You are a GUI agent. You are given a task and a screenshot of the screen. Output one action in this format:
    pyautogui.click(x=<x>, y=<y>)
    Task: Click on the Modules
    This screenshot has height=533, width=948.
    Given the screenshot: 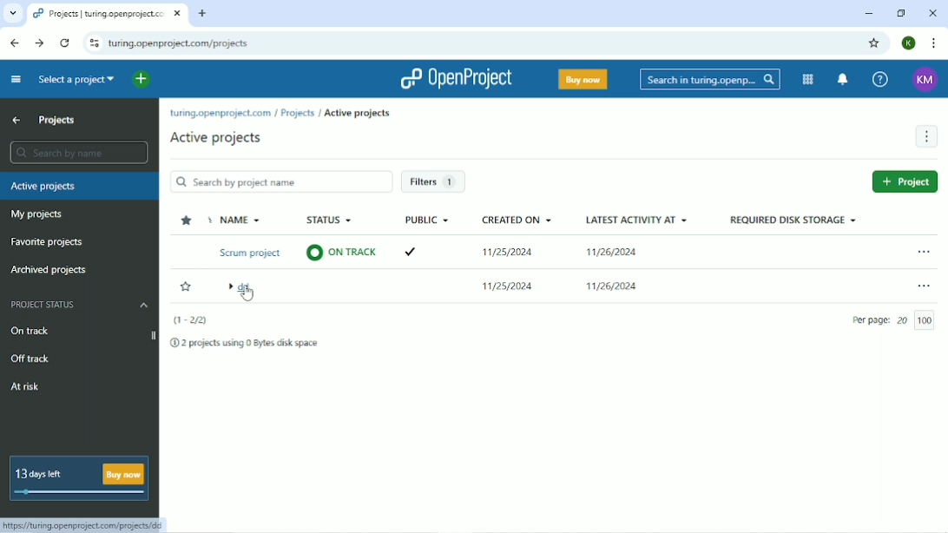 What is the action you would take?
    pyautogui.click(x=806, y=79)
    